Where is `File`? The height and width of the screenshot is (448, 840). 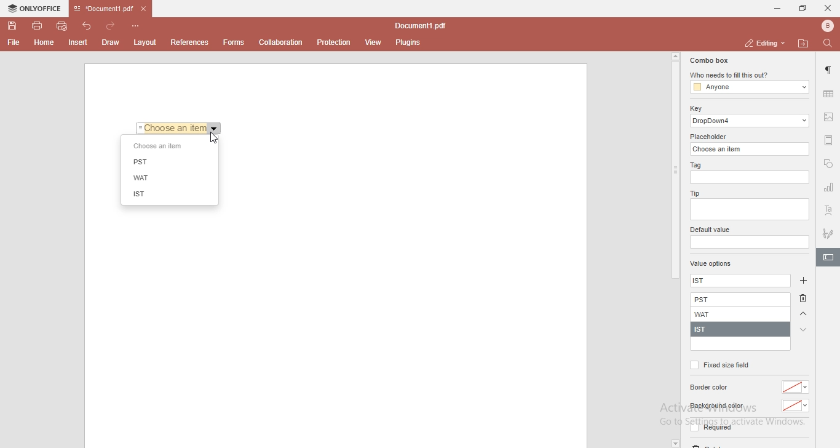 File is located at coordinates (12, 42).